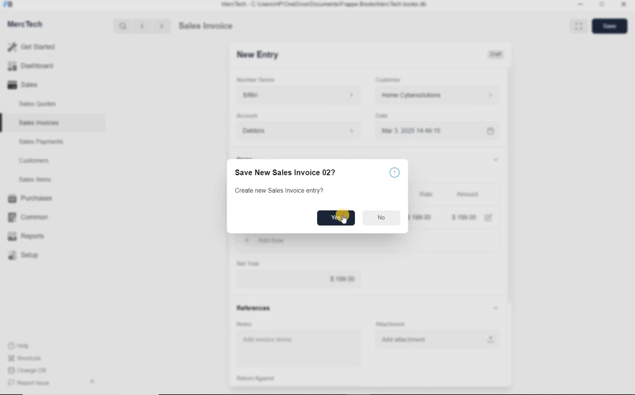 The image size is (635, 395). Describe the element at coordinates (31, 199) in the screenshot. I see `Purchases` at that location.